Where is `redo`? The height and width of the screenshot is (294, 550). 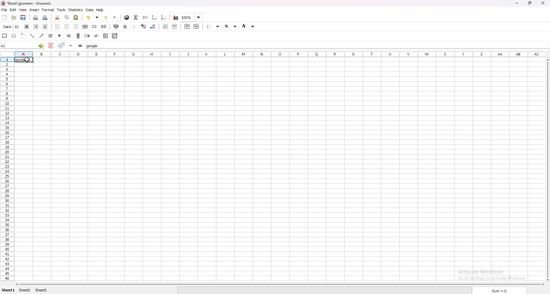
redo is located at coordinates (111, 17).